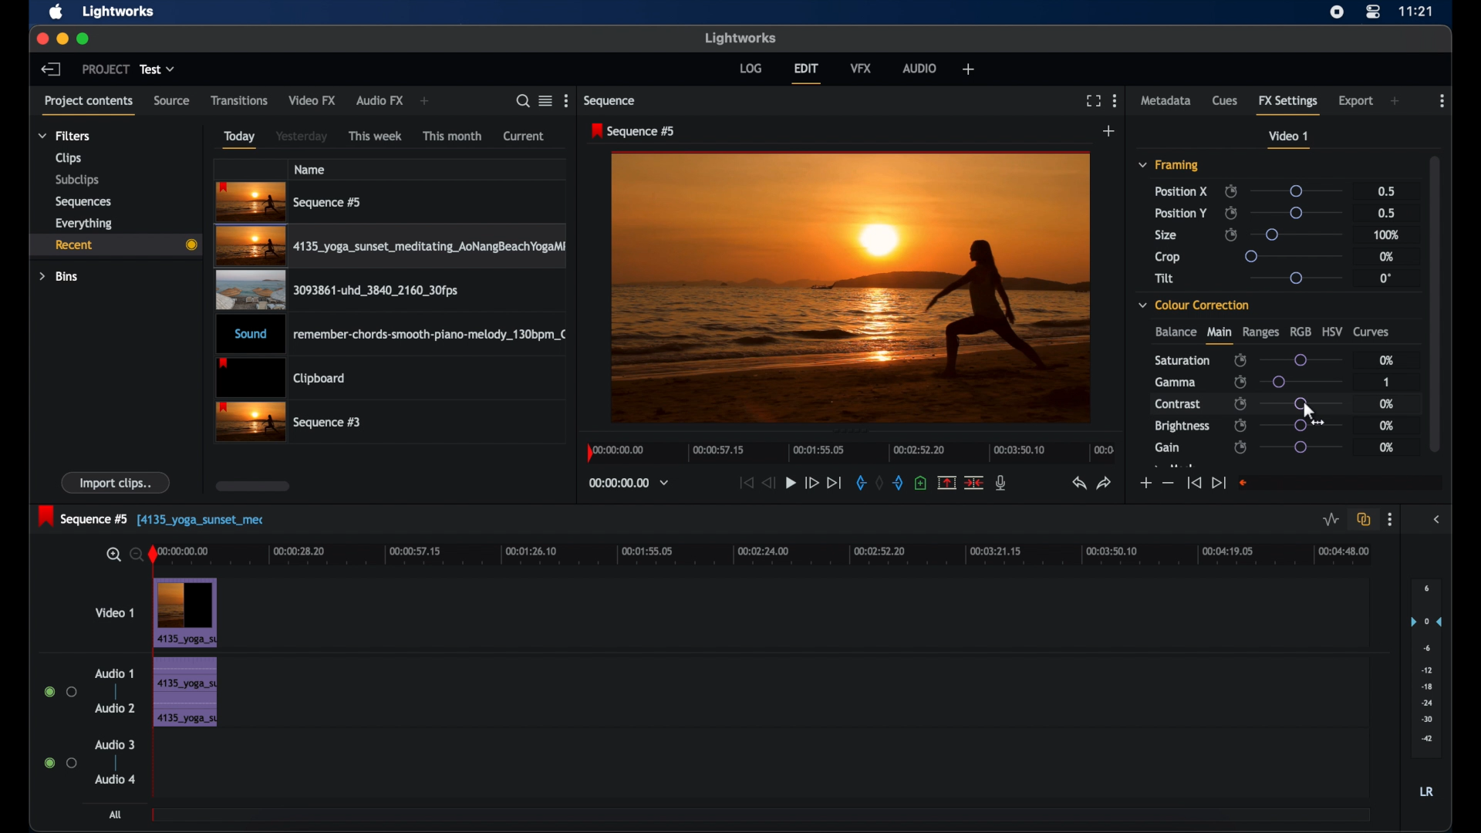  Describe the element at coordinates (1260, 332) in the screenshot. I see `ranges` at that location.